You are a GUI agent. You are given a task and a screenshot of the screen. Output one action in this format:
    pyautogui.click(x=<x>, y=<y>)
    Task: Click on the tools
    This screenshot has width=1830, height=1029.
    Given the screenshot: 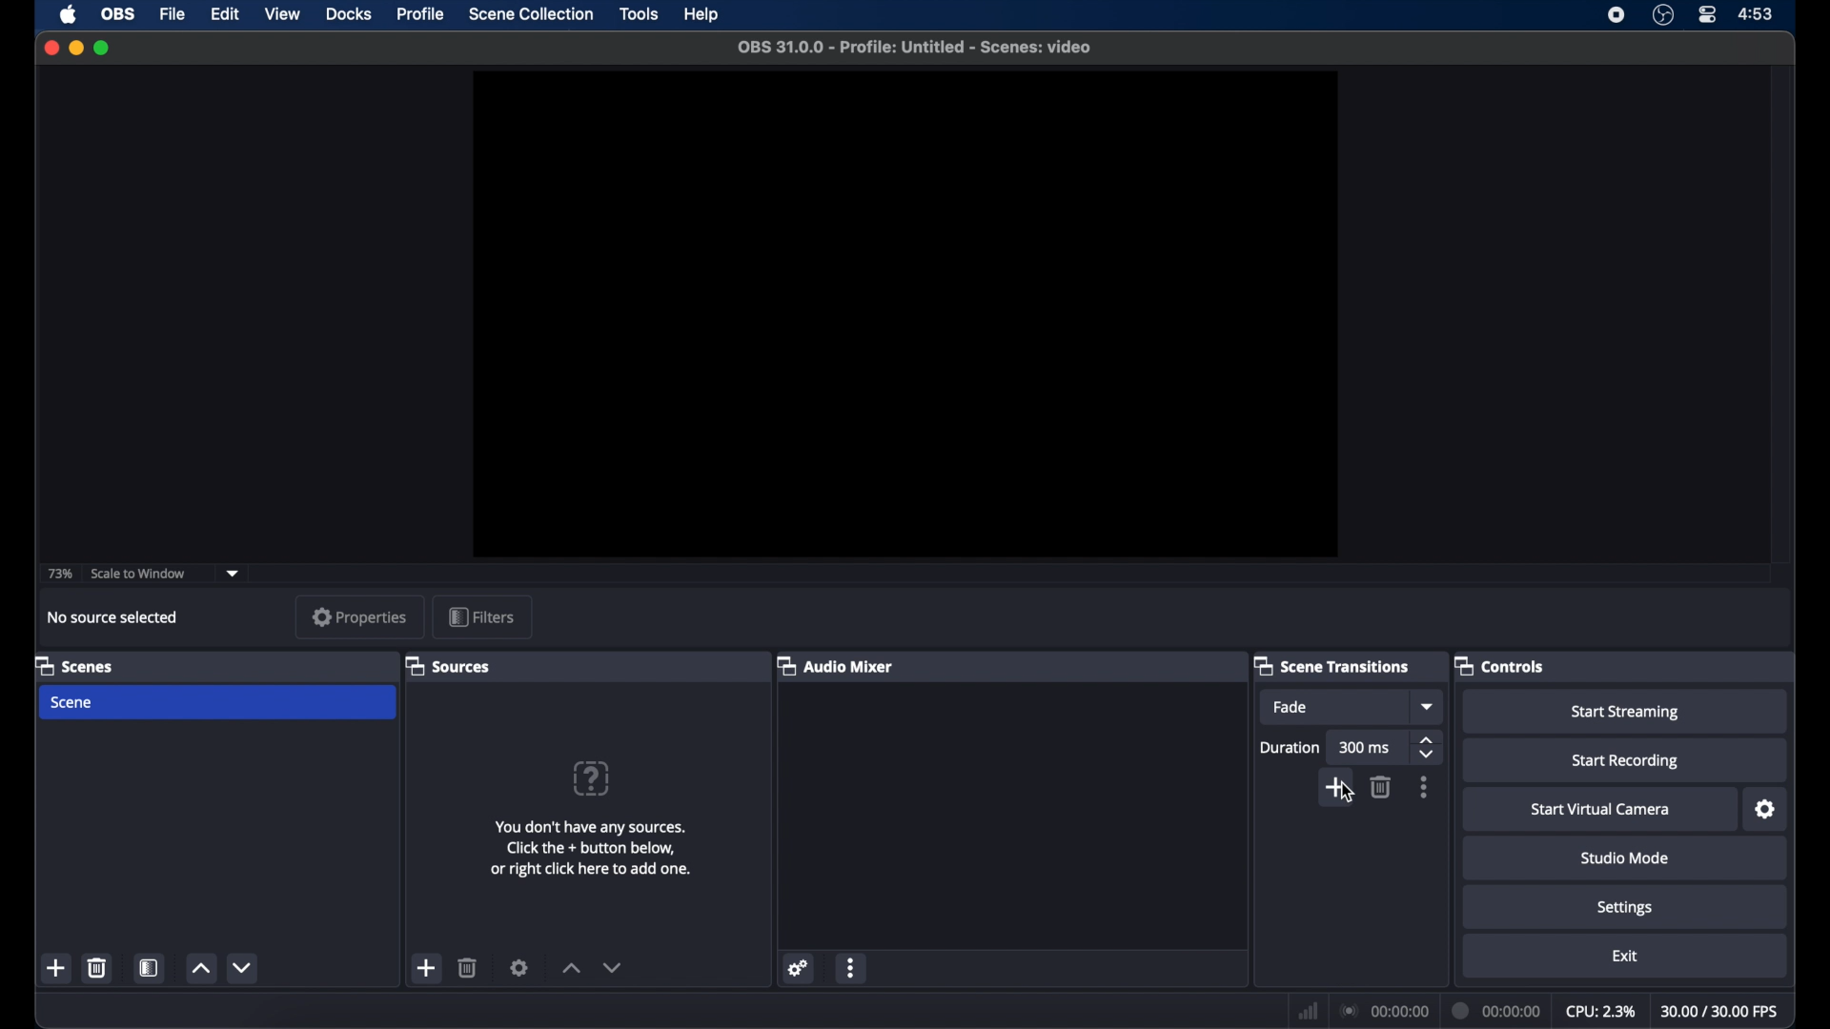 What is the action you would take?
    pyautogui.click(x=640, y=15)
    